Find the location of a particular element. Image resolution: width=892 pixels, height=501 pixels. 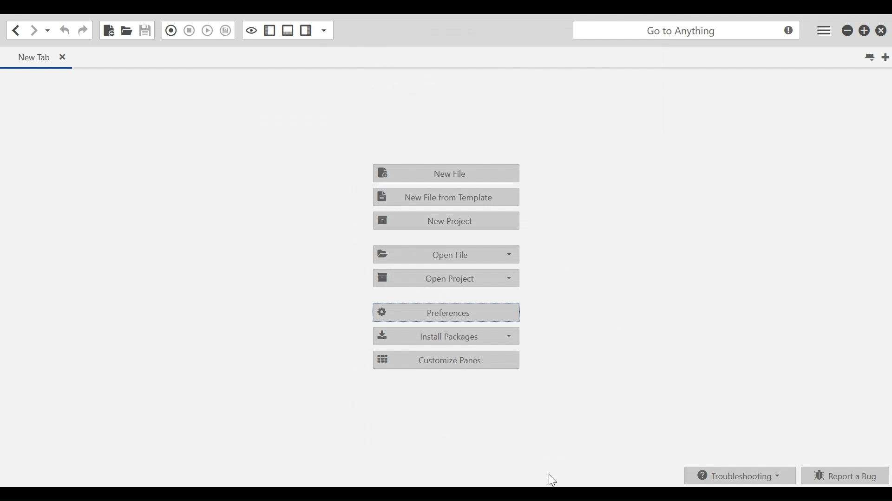

Record in Macro is located at coordinates (170, 31).